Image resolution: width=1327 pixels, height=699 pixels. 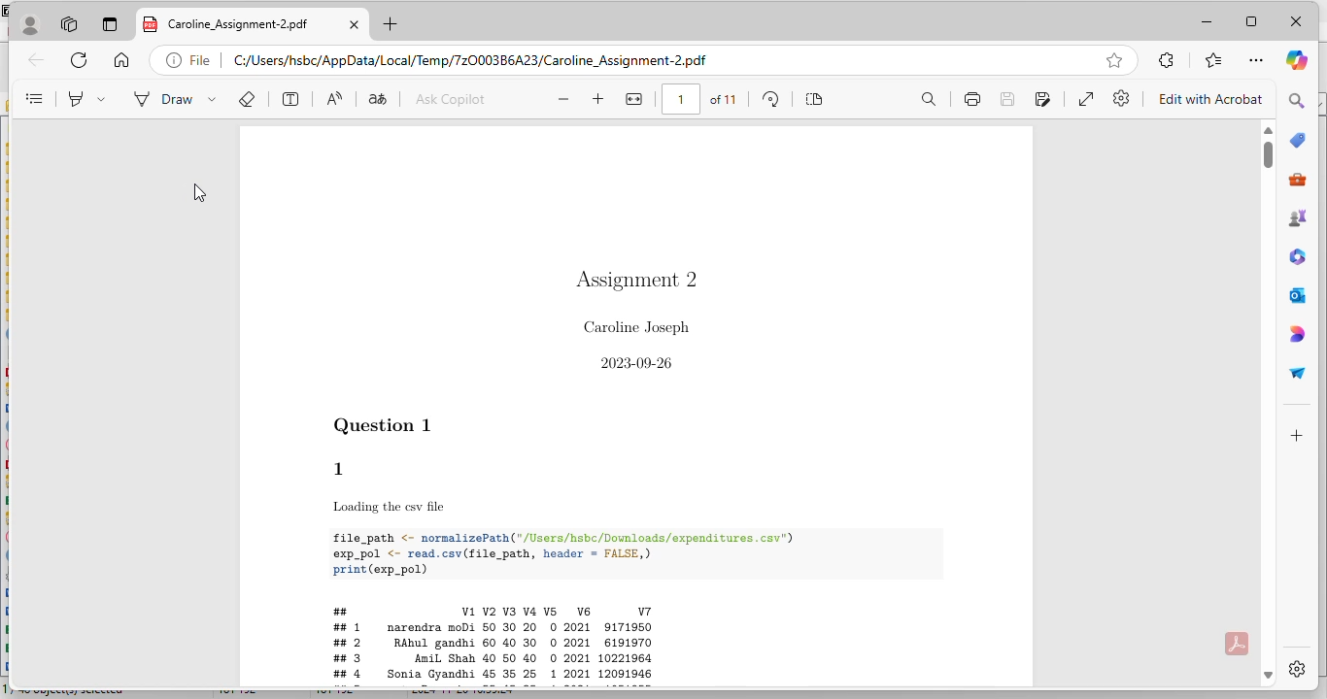 What do you see at coordinates (391, 23) in the screenshot?
I see `new tab` at bounding box center [391, 23].